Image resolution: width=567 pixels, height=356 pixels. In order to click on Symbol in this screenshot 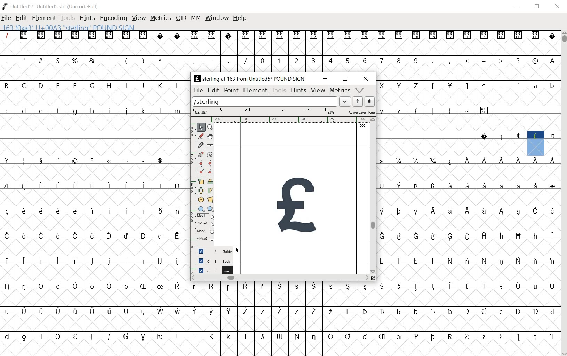, I will do `click(143, 260)`.